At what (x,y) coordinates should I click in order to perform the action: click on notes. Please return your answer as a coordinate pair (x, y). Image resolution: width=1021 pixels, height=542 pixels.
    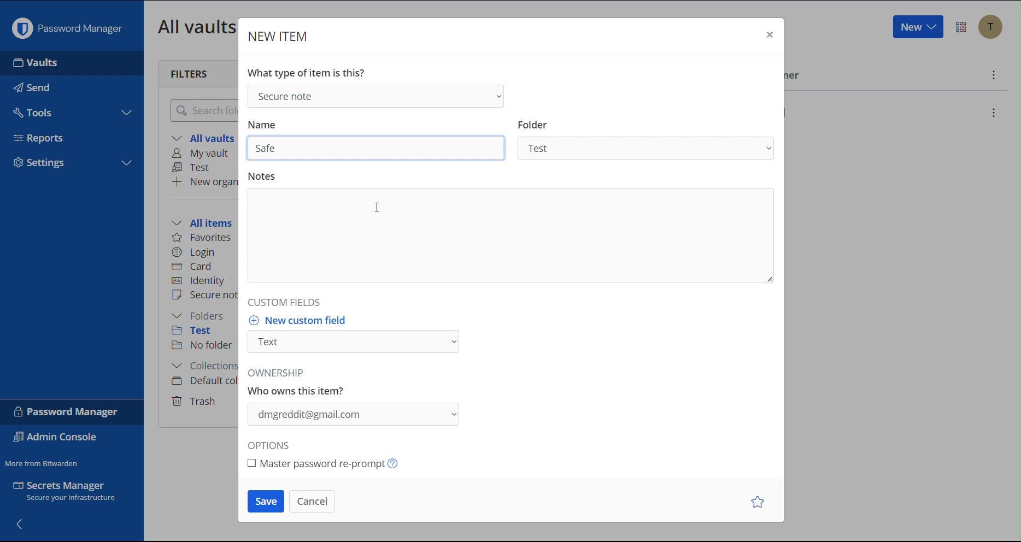
    Looking at the image, I should click on (263, 175).